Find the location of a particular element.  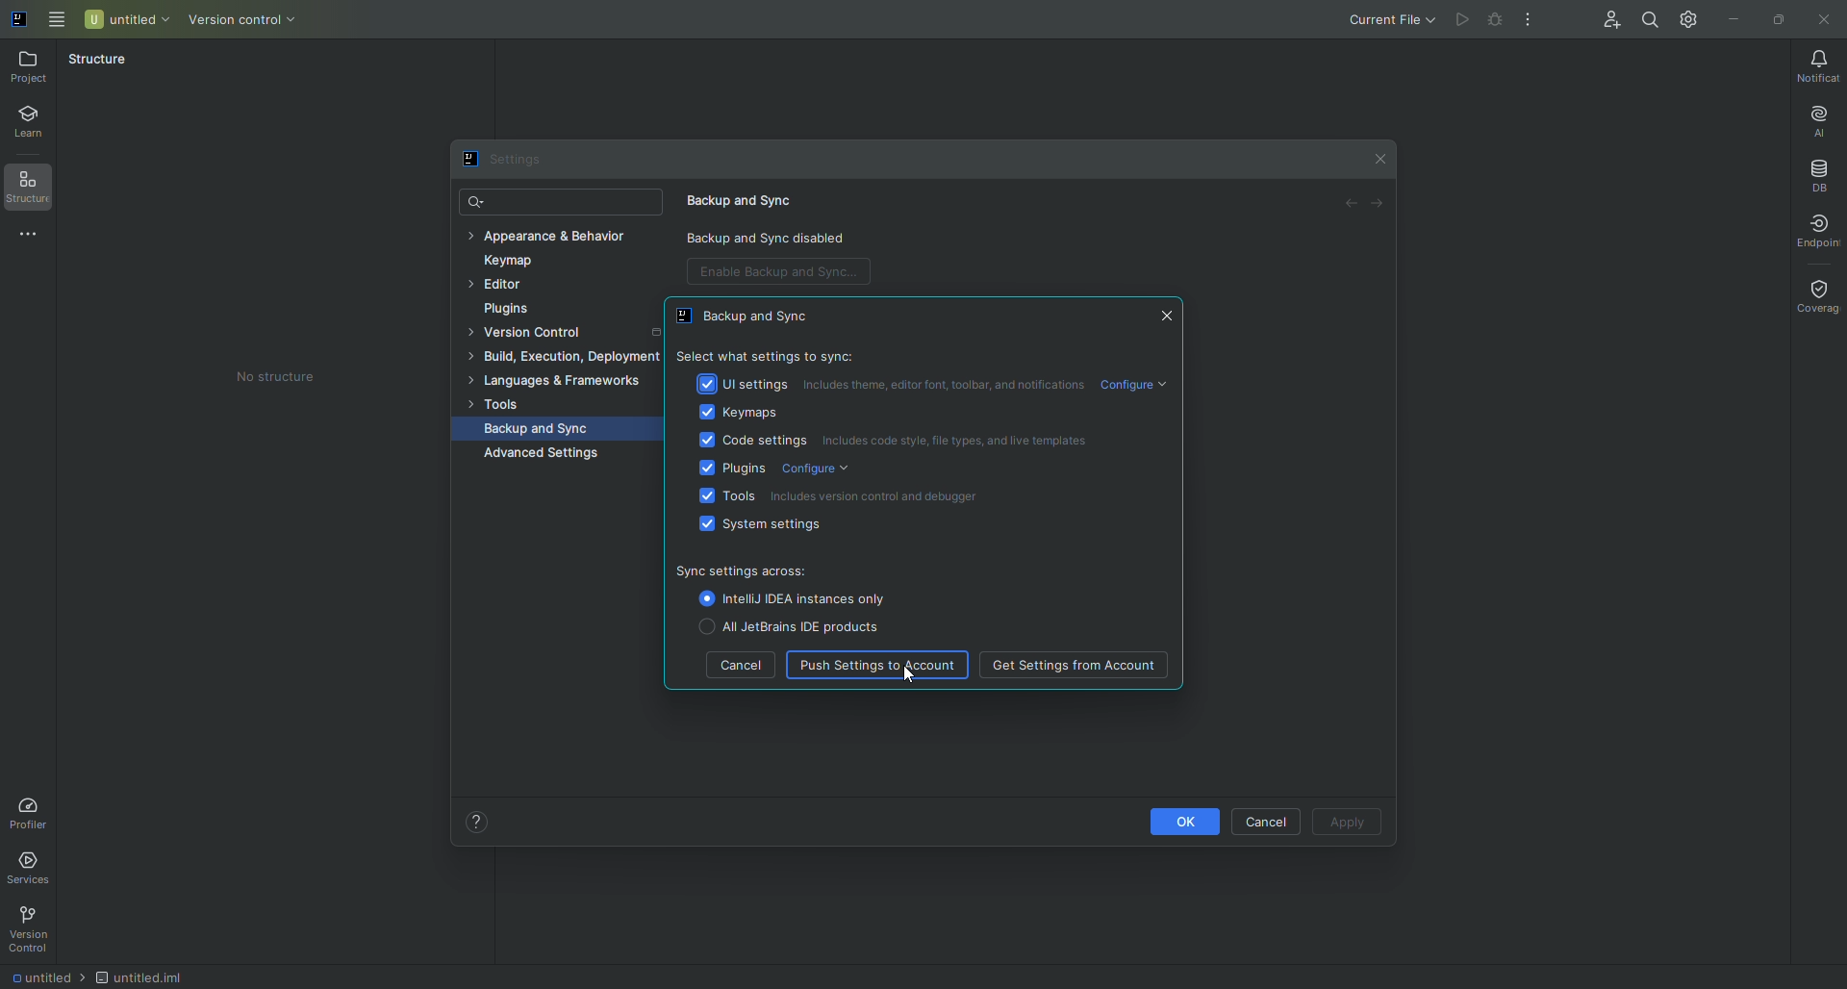

Database is located at coordinates (1818, 173).